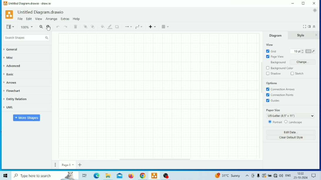 This screenshot has width=321, height=180. Describe the element at coordinates (159, 95) in the screenshot. I see `Canvas` at that location.